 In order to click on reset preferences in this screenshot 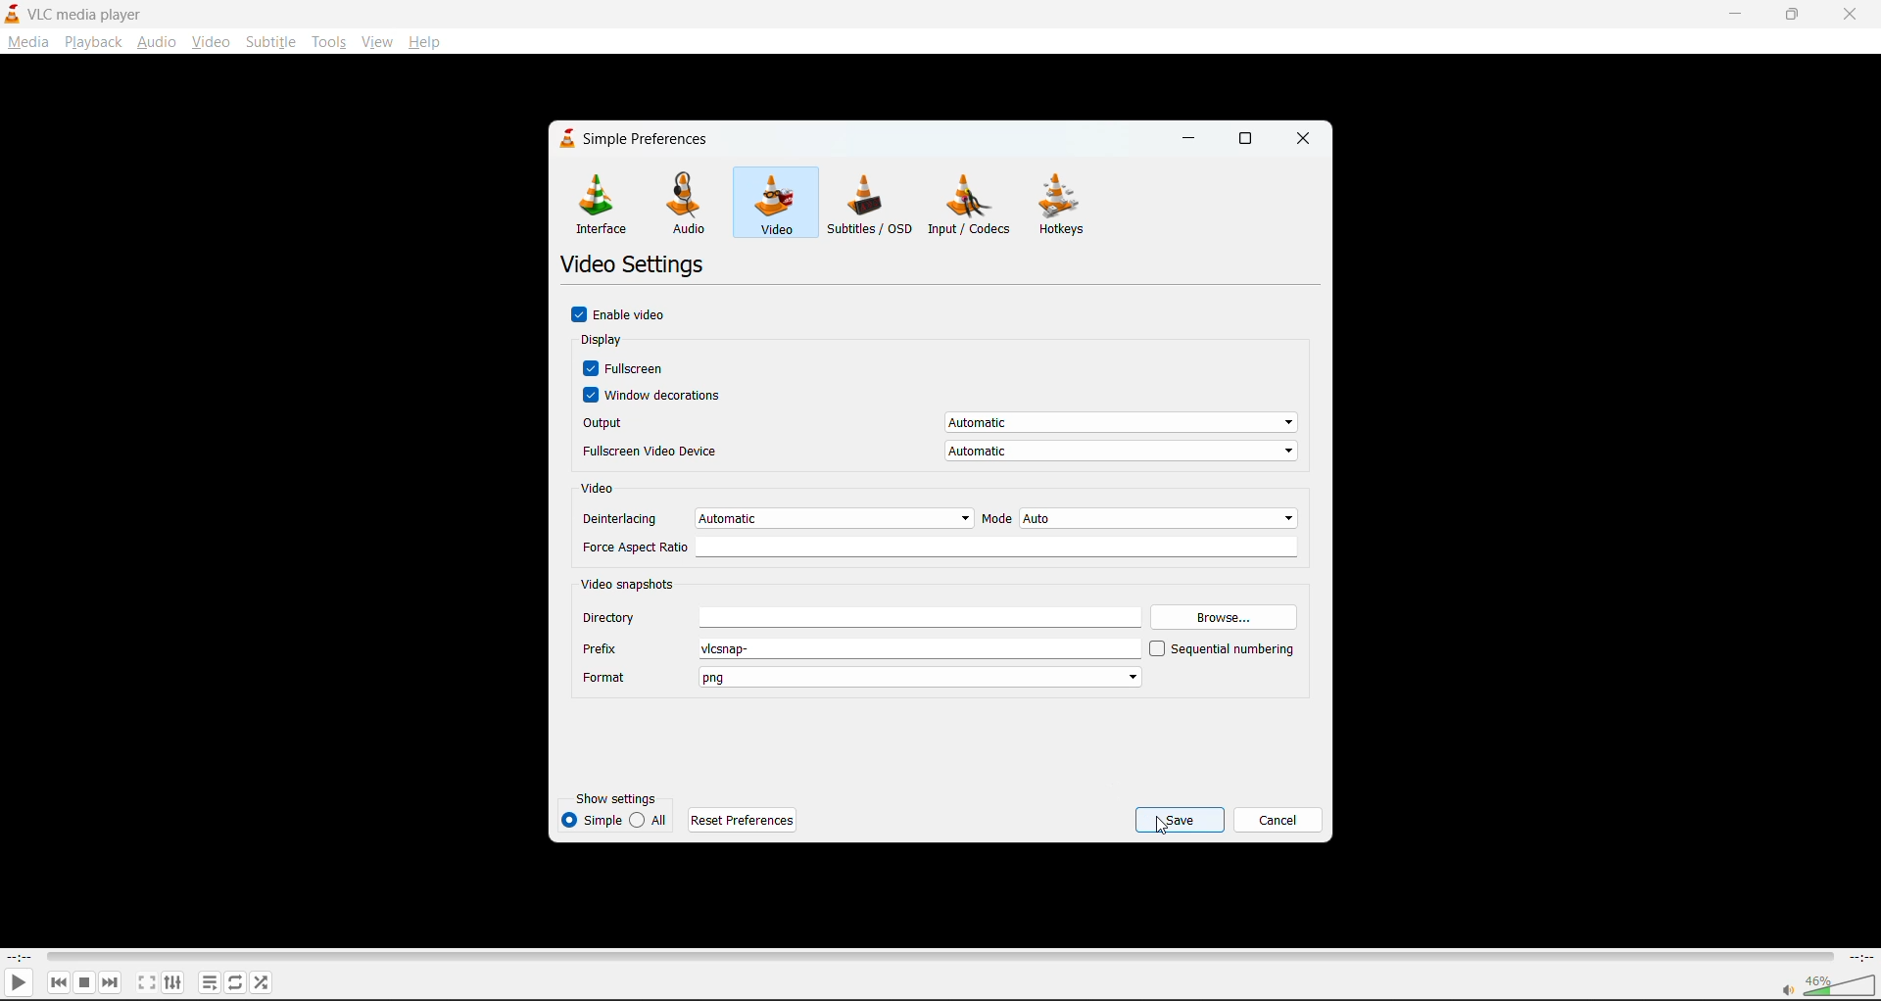, I will do `click(747, 823)`.